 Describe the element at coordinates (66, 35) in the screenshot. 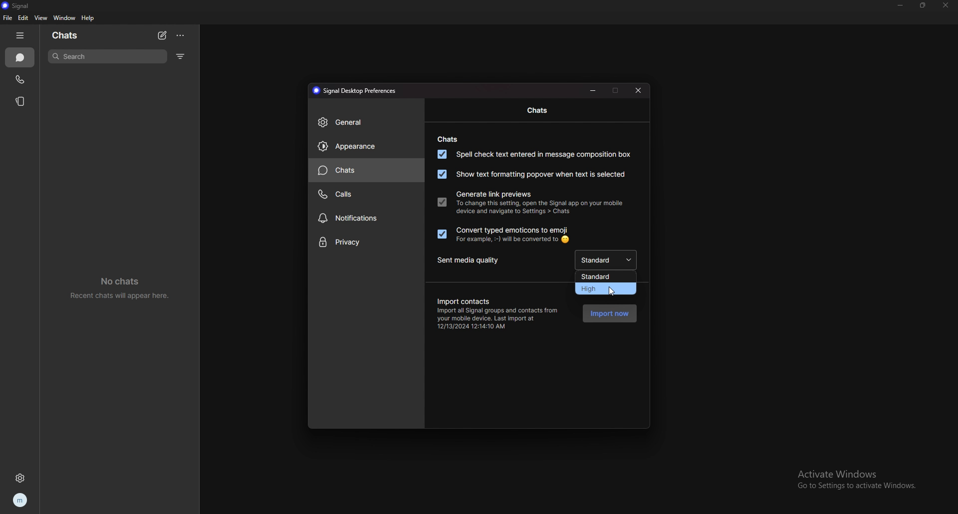

I see `chats` at that location.